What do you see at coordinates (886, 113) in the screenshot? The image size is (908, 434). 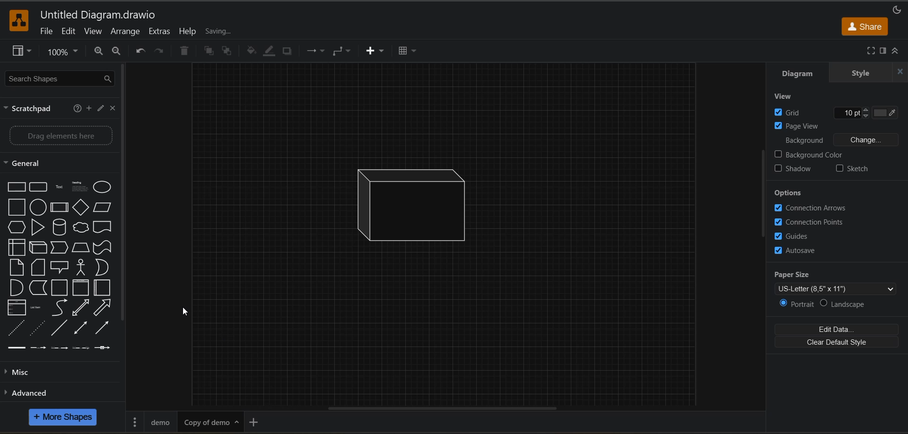 I see `Grid color` at bounding box center [886, 113].